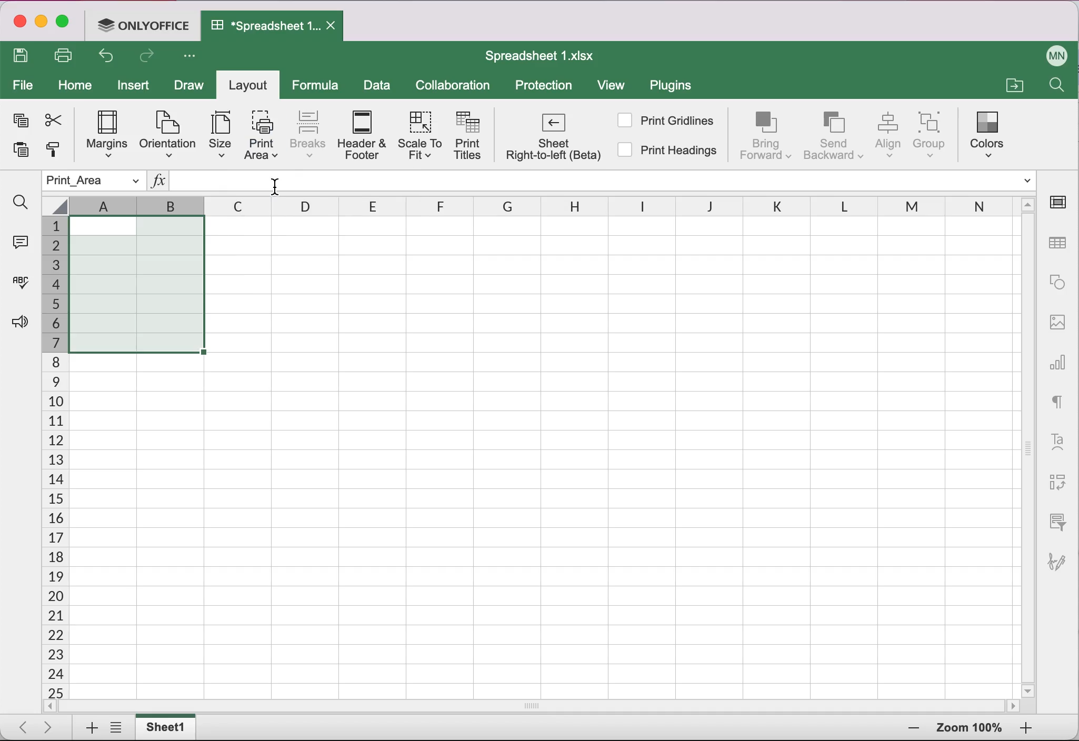 This screenshot has width=1079, height=741. I want to click on minimize, so click(41, 23).